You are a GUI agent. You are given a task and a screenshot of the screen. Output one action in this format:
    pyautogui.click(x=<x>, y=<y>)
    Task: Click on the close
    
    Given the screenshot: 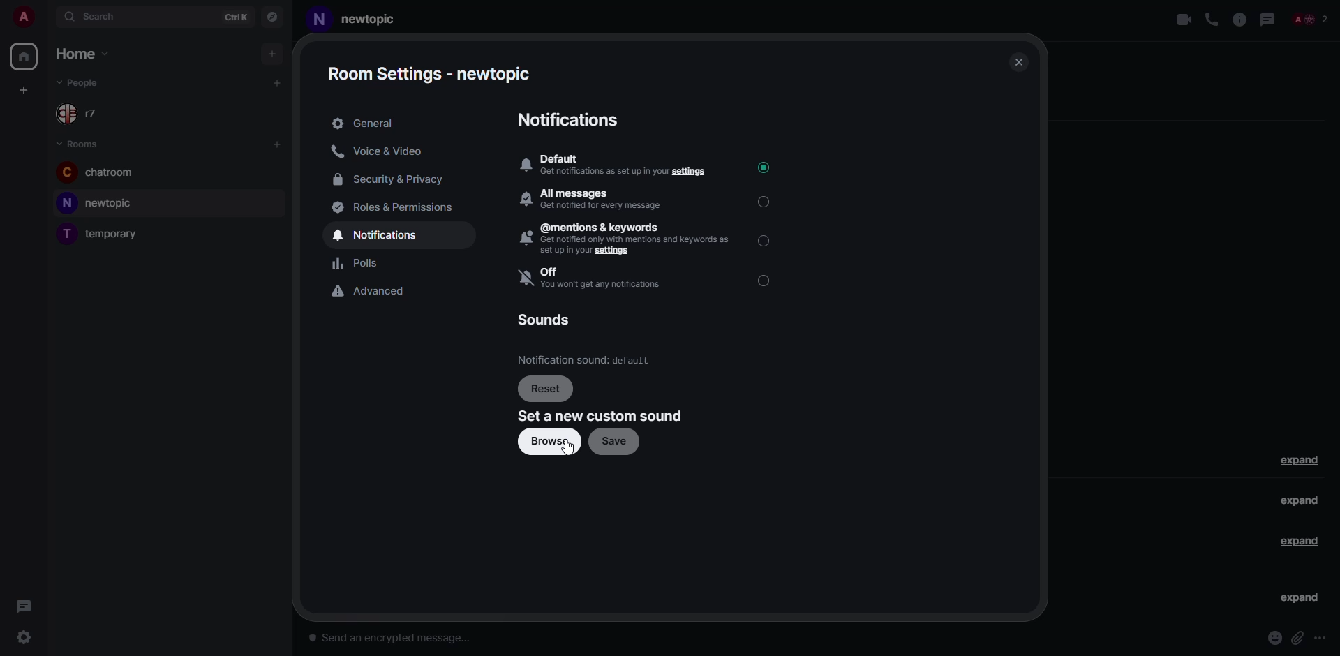 What is the action you would take?
    pyautogui.click(x=1016, y=62)
    